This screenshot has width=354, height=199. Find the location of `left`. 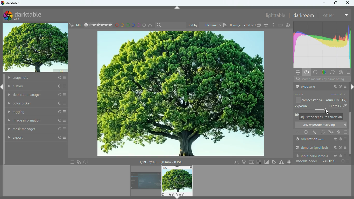

left is located at coordinates (2, 87).